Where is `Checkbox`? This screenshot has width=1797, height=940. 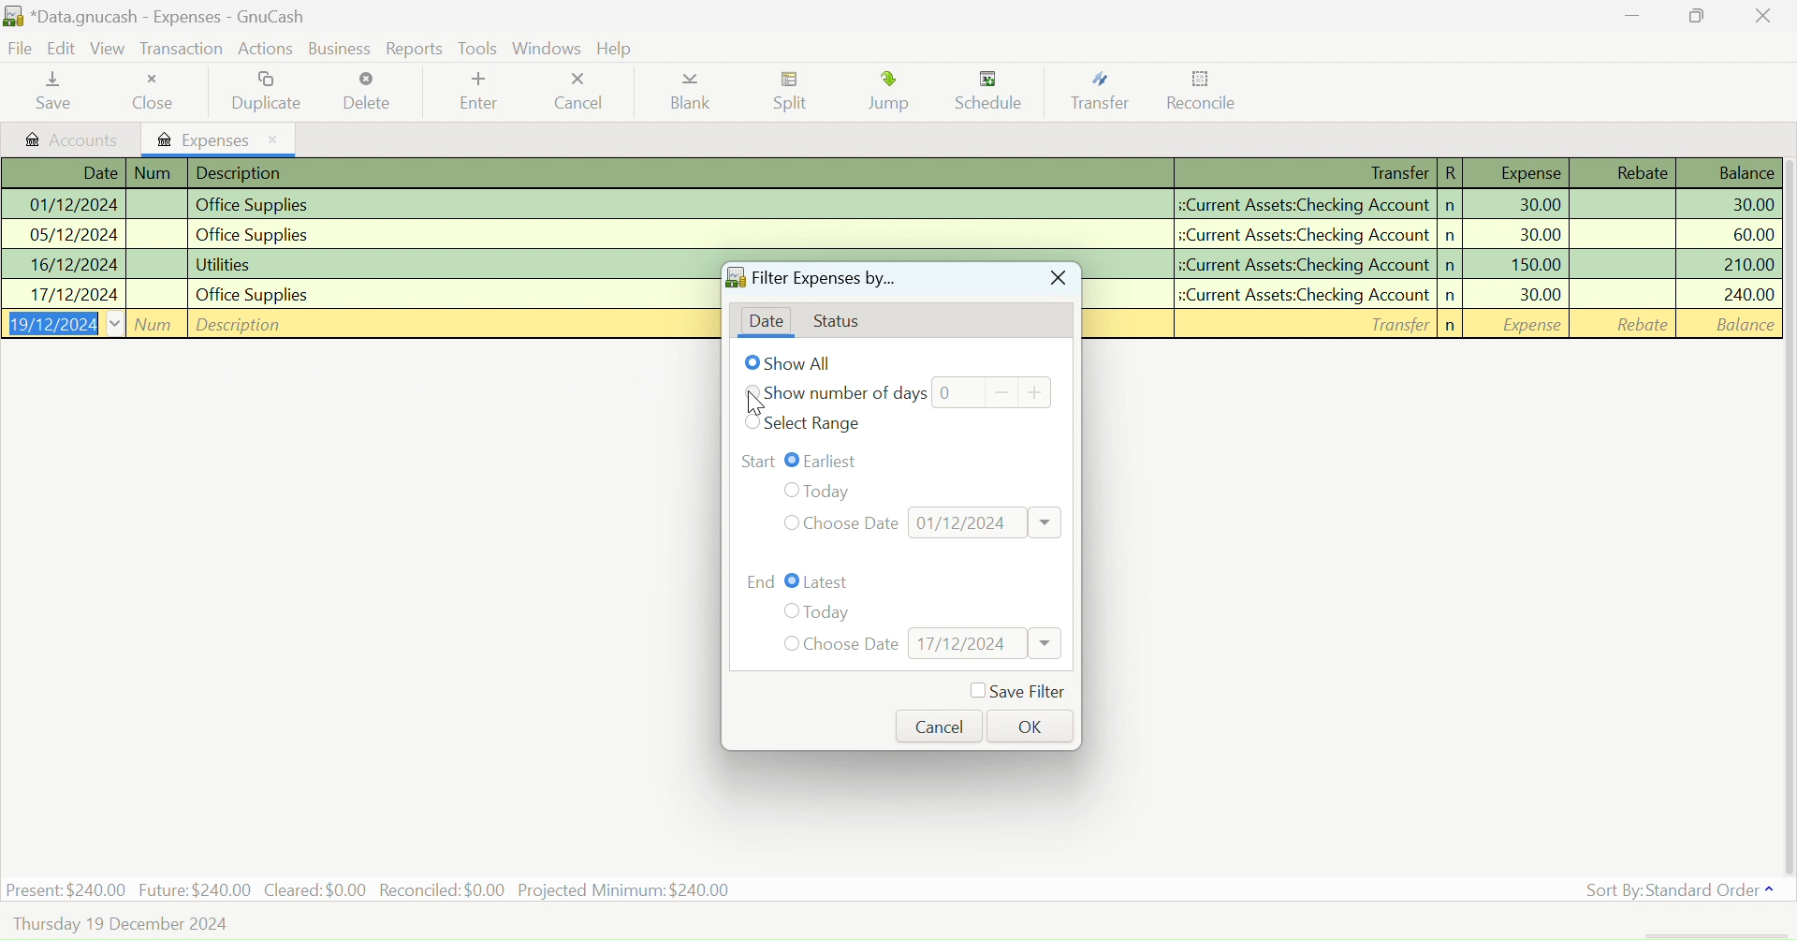 Checkbox is located at coordinates (754, 422).